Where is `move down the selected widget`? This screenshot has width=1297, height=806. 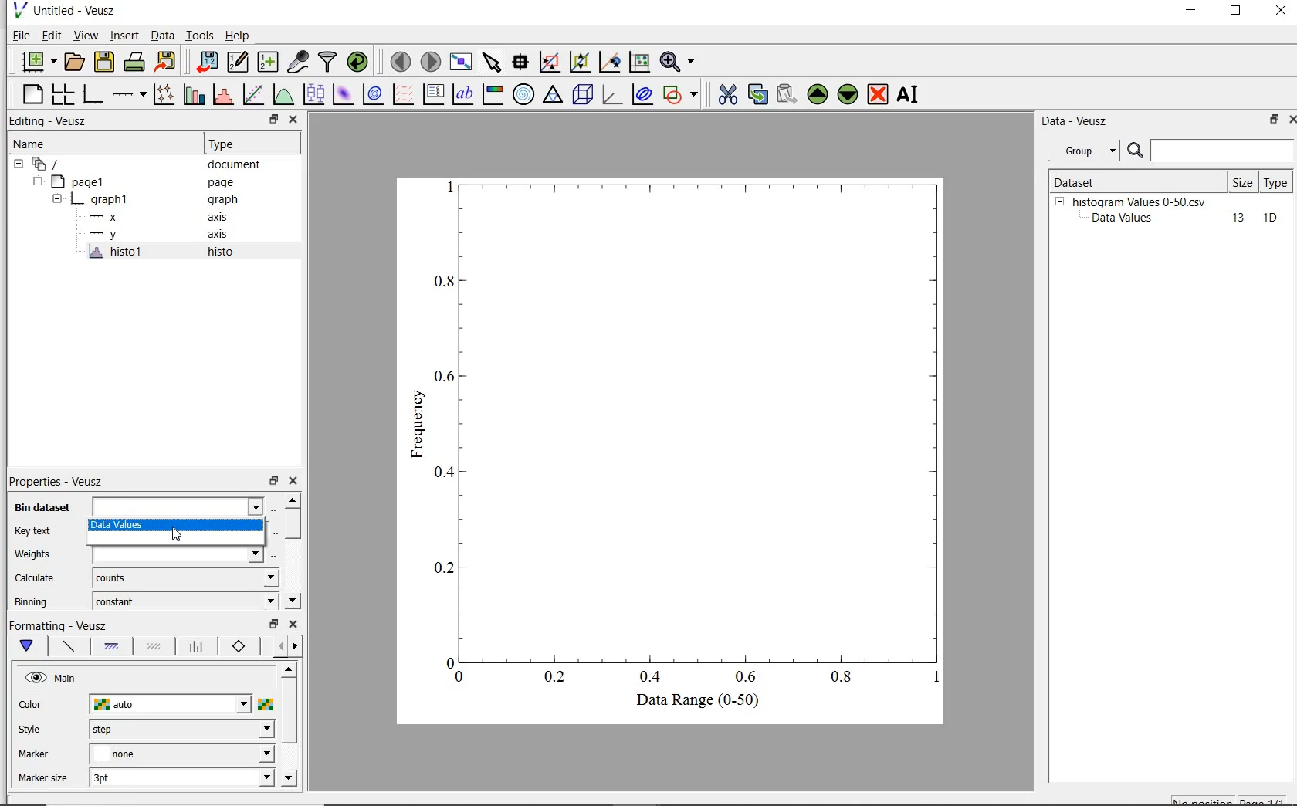
move down the selected widget is located at coordinates (848, 97).